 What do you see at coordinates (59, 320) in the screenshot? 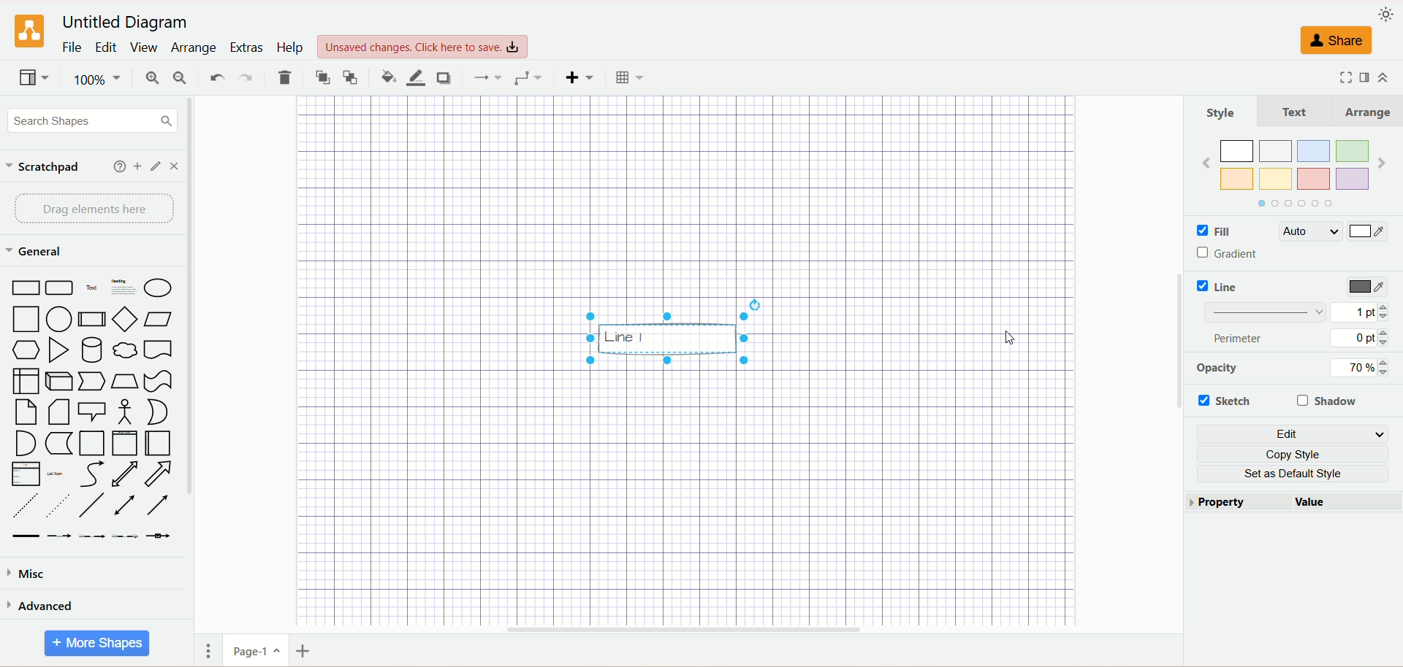
I see `Circle` at bounding box center [59, 320].